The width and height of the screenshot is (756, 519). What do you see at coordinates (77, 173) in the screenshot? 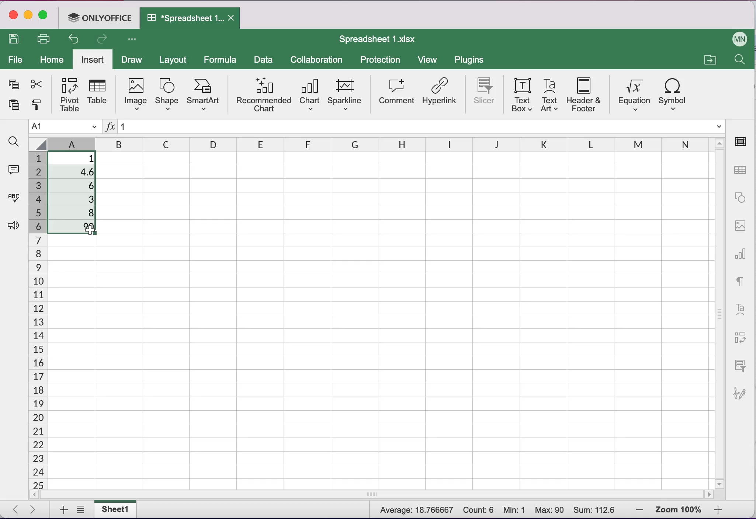
I see `4.6` at bounding box center [77, 173].